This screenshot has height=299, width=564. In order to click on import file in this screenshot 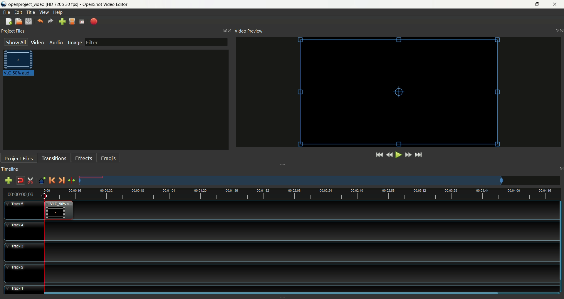, I will do `click(61, 21)`.